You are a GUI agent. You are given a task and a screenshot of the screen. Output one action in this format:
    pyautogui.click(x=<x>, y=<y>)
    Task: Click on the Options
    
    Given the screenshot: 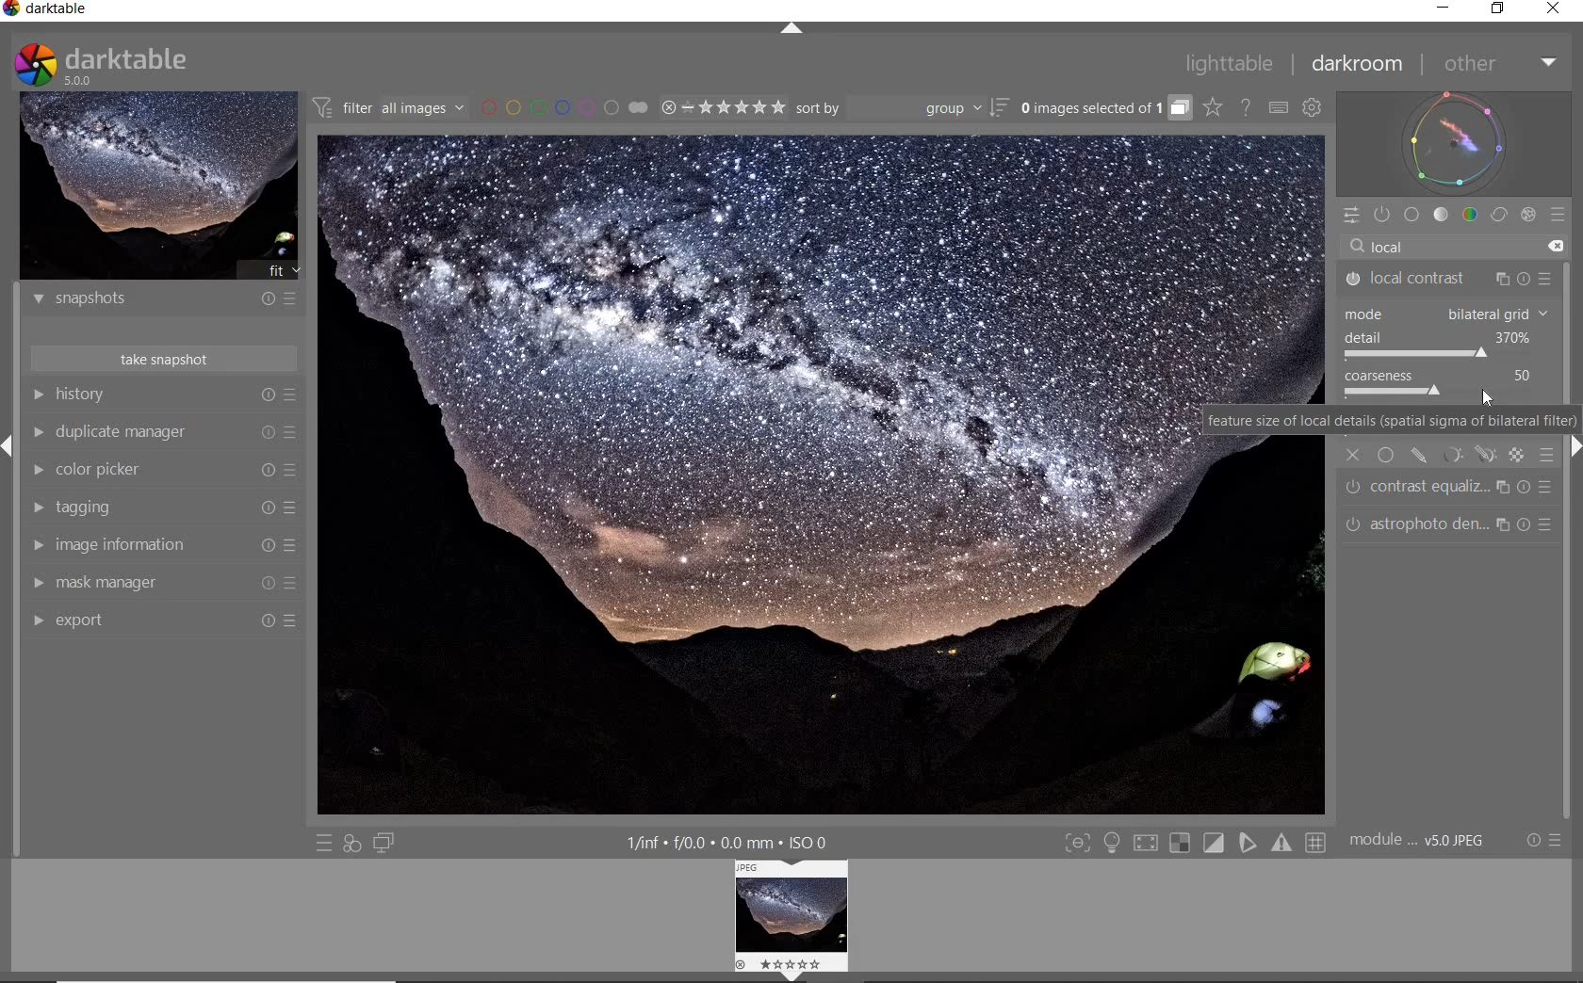 What is the action you would take?
    pyautogui.click(x=1561, y=839)
    